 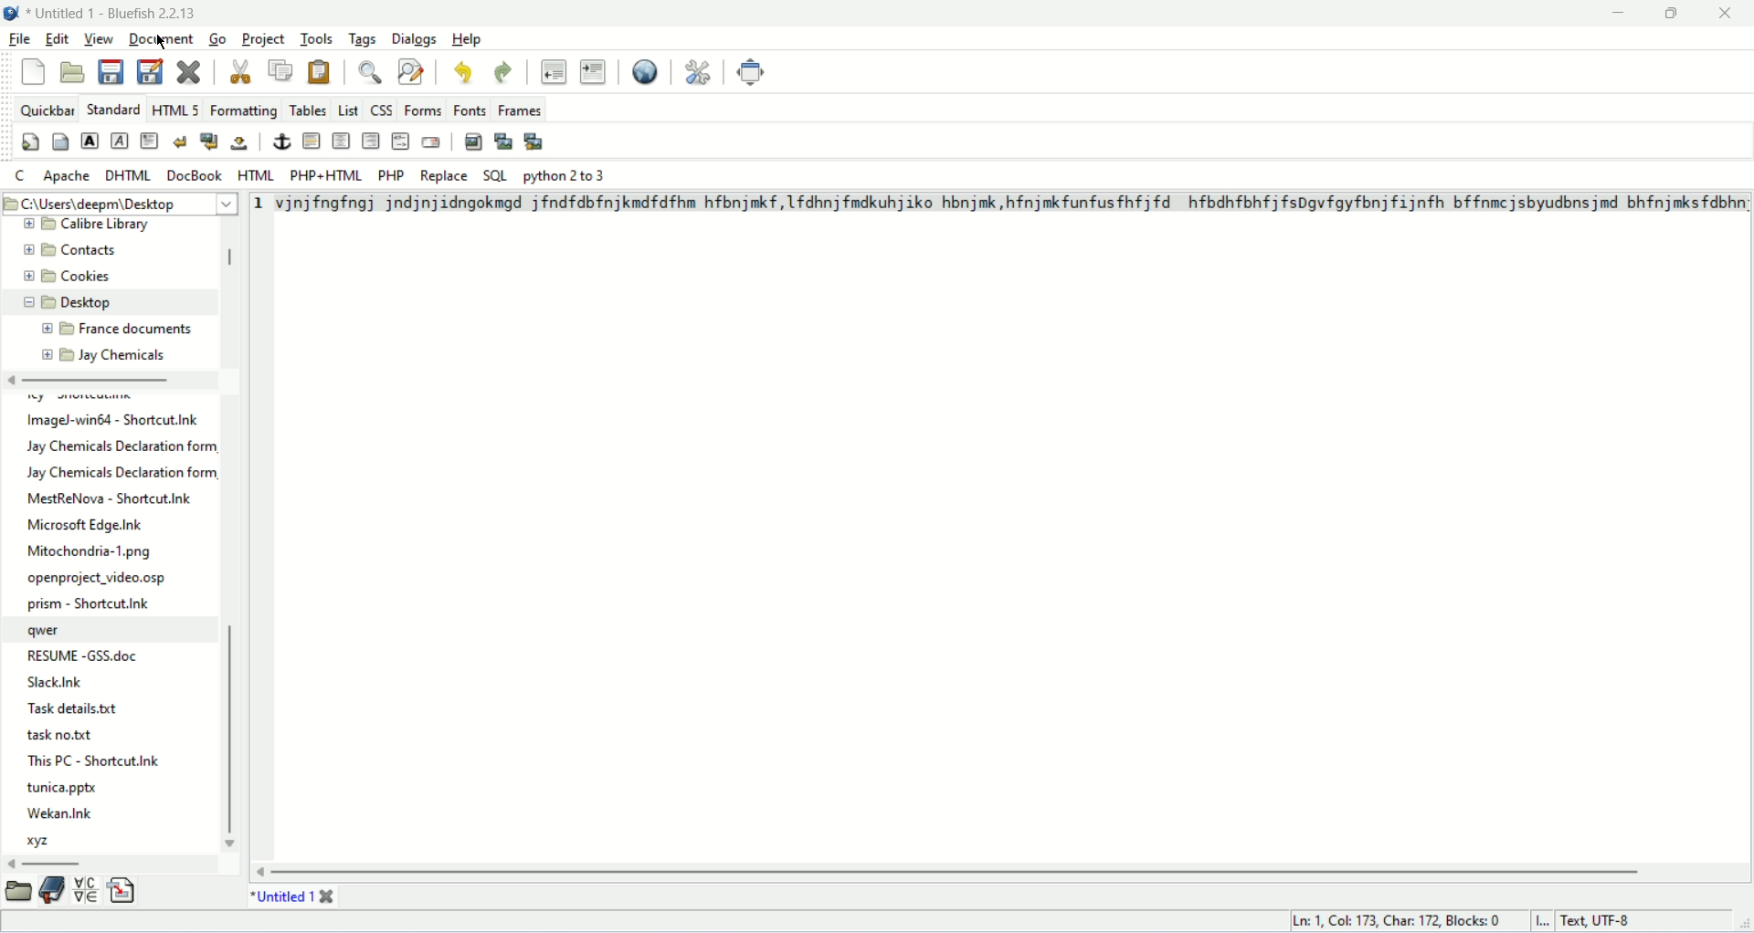 What do you see at coordinates (244, 110) in the screenshot?
I see `formatting` at bounding box center [244, 110].